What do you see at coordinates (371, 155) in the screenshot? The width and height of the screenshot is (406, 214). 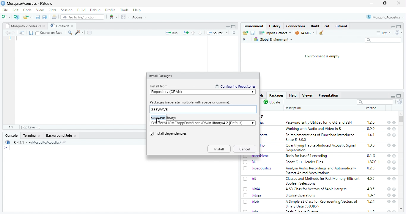 I see `01-3` at bounding box center [371, 155].